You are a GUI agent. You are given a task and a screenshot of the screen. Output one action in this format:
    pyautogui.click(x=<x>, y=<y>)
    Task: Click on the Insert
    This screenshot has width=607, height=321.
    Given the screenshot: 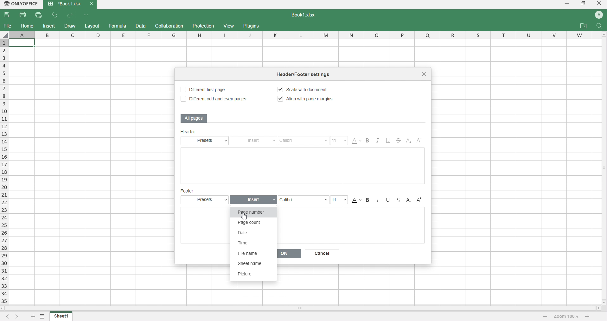 What is the action you would take?
    pyautogui.click(x=254, y=199)
    